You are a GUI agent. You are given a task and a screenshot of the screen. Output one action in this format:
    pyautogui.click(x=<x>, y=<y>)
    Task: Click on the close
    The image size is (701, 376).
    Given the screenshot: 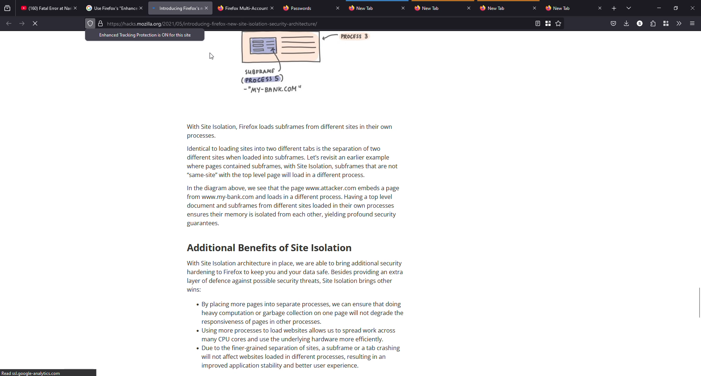 What is the action you would take?
    pyautogui.click(x=206, y=8)
    